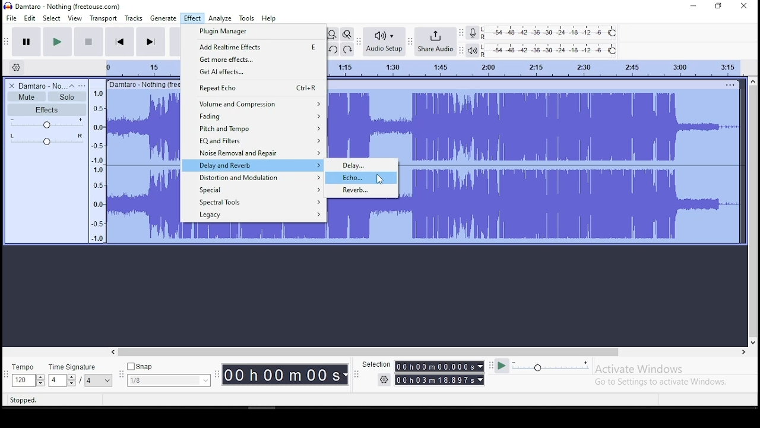 Image resolution: width=760 pixels, height=428 pixels. Describe the element at coordinates (216, 376) in the screenshot. I see `` at that location.